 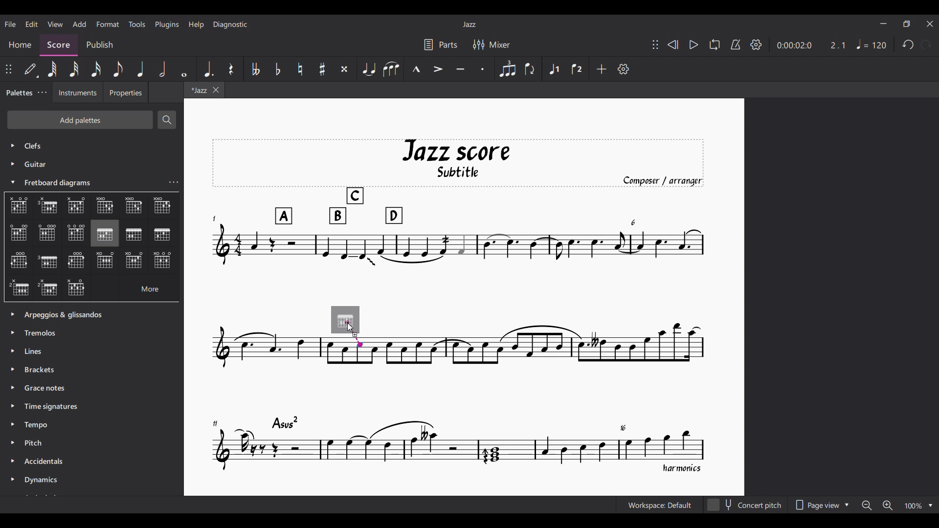 I want to click on Help menu, so click(x=197, y=25).